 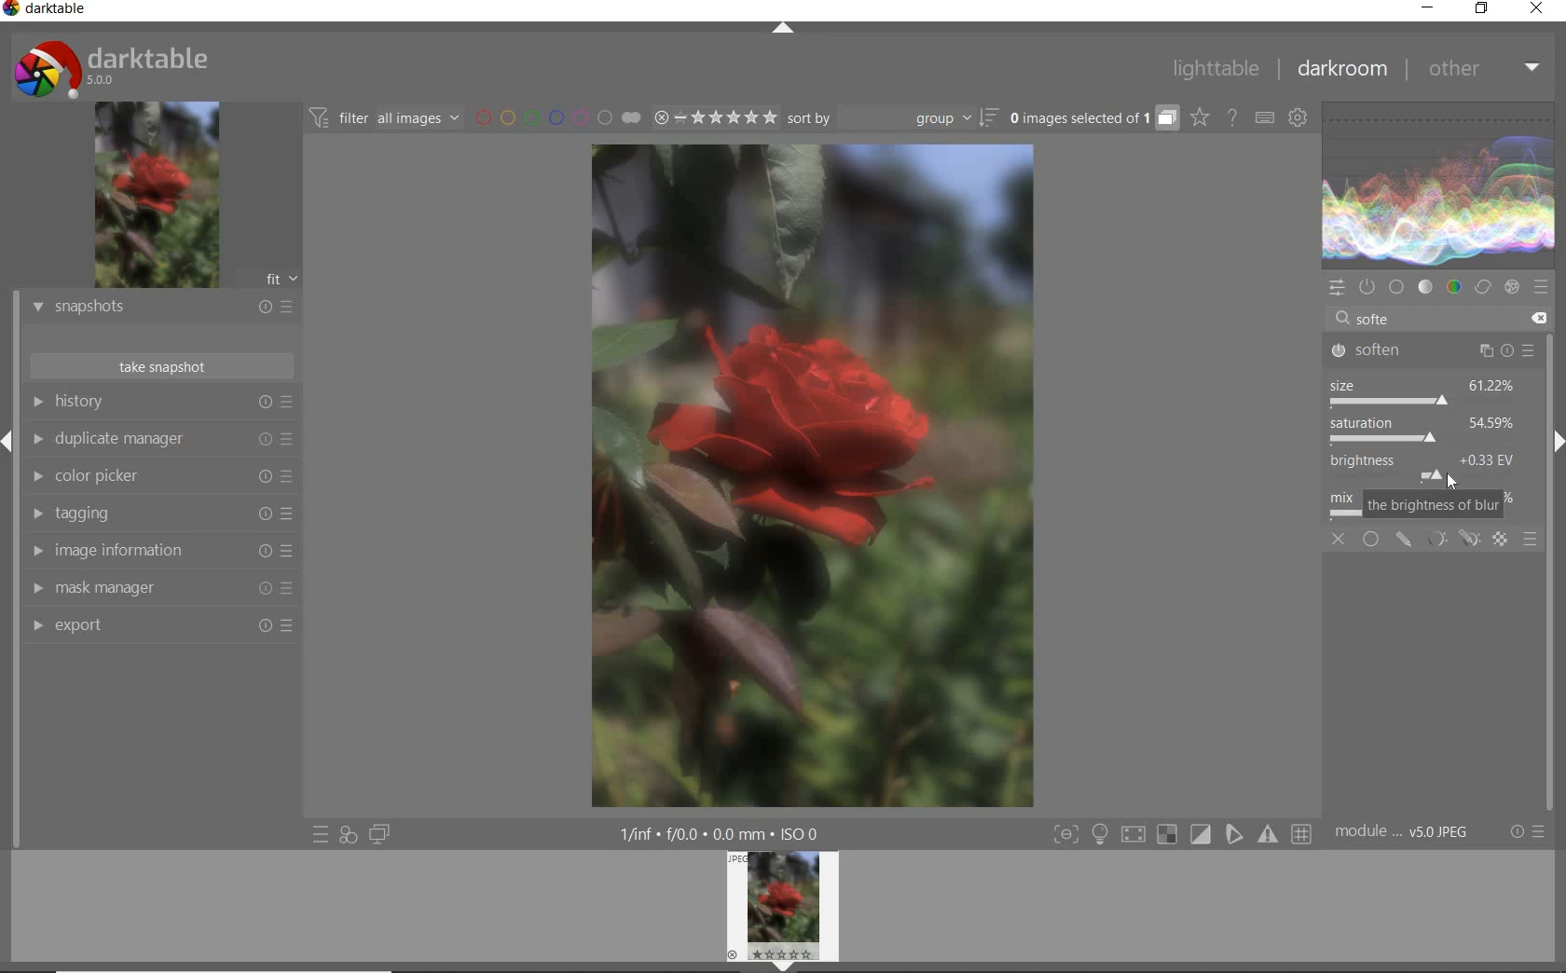 What do you see at coordinates (159, 404) in the screenshot?
I see `history` at bounding box center [159, 404].